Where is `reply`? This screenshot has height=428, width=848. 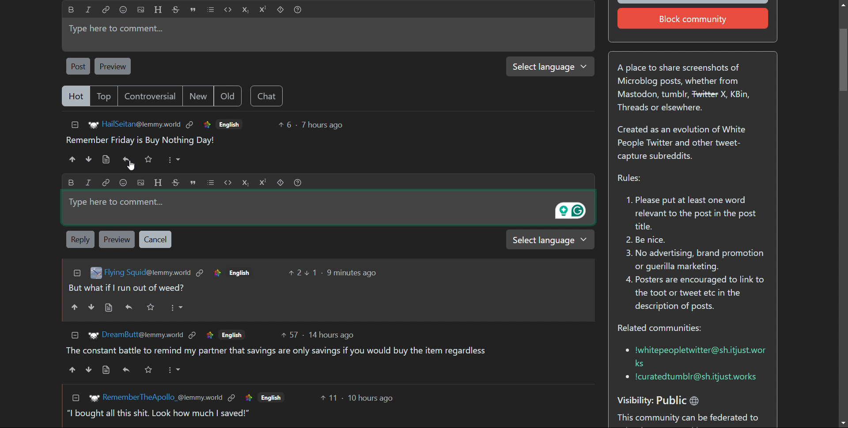 reply is located at coordinates (129, 306).